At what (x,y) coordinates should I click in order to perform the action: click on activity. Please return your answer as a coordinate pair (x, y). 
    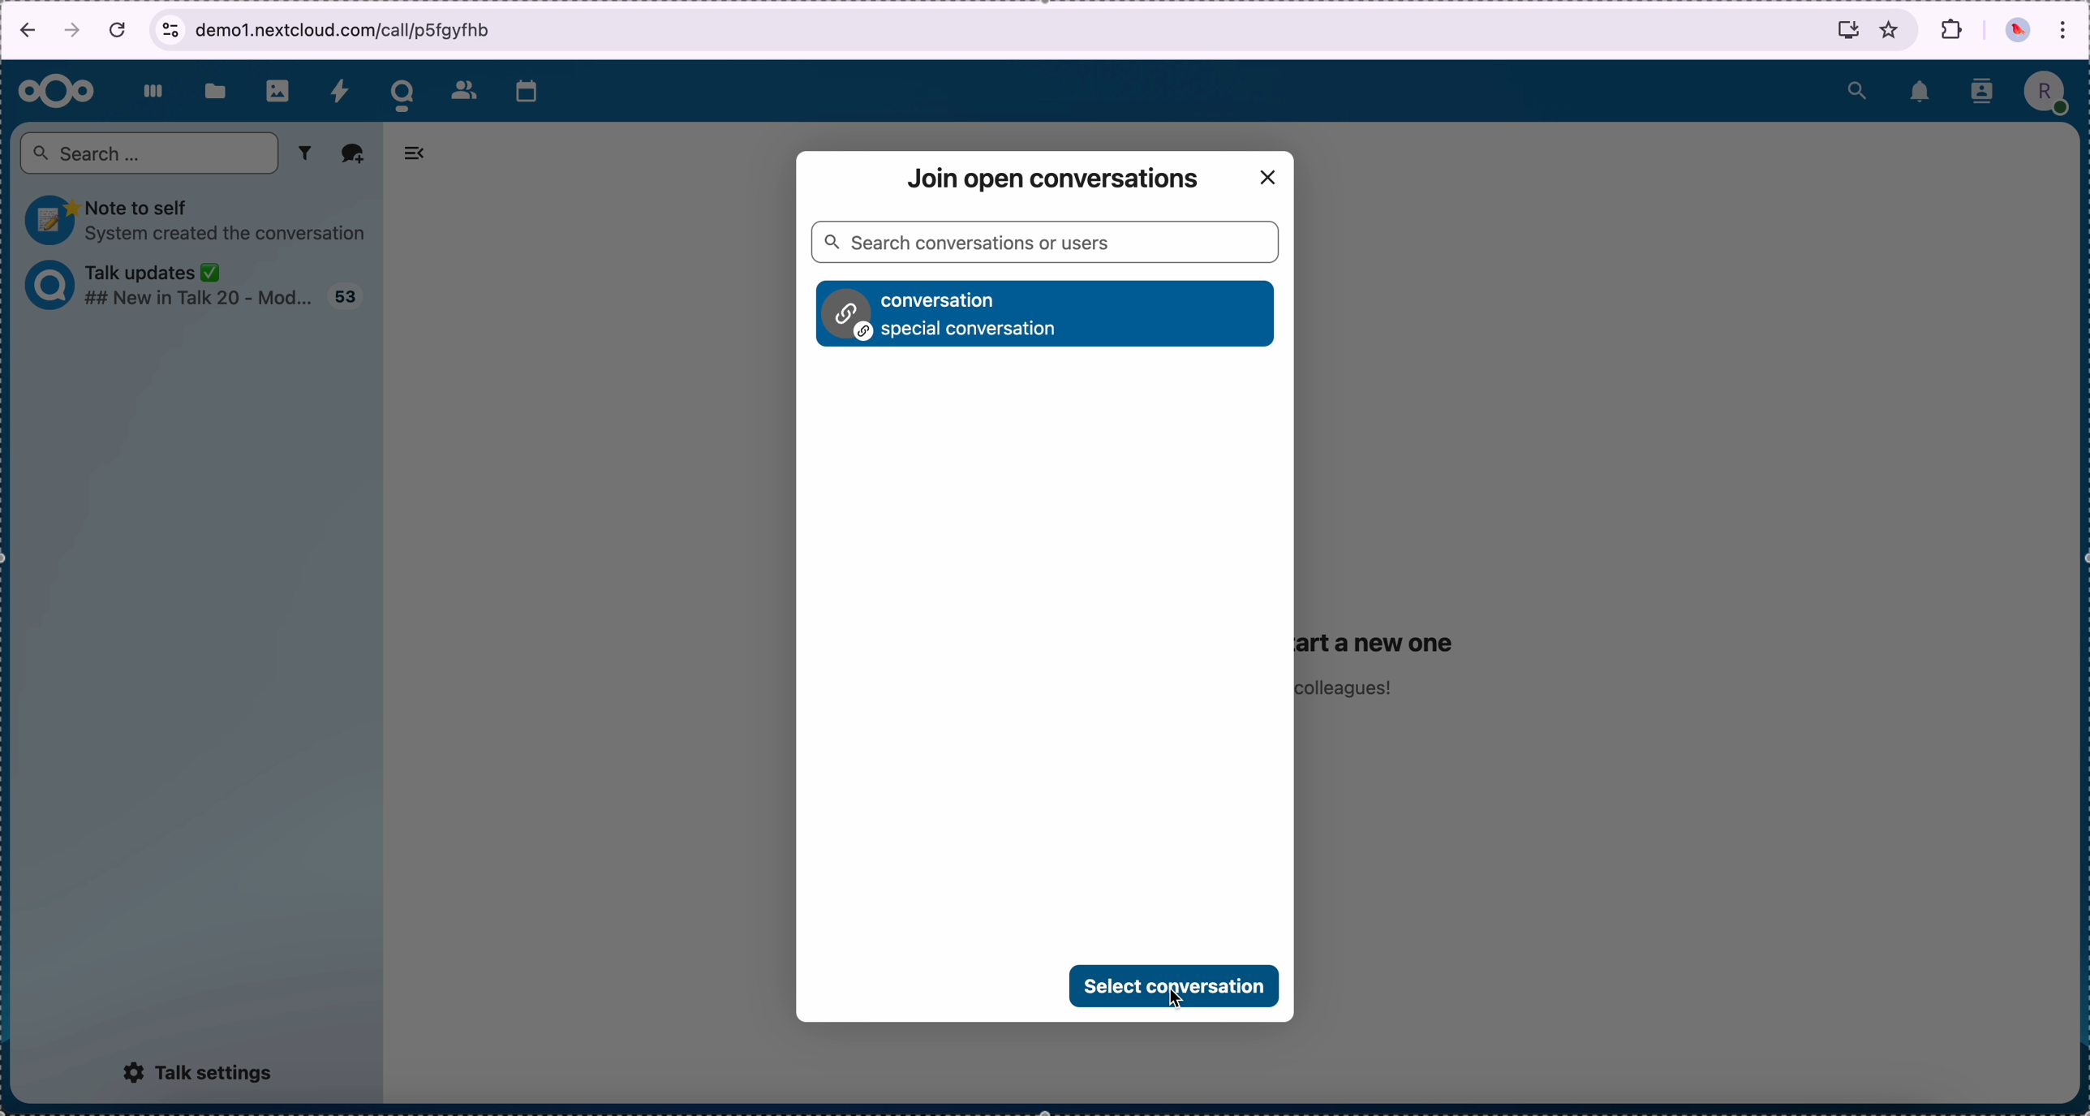
    Looking at the image, I should click on (341, 88).